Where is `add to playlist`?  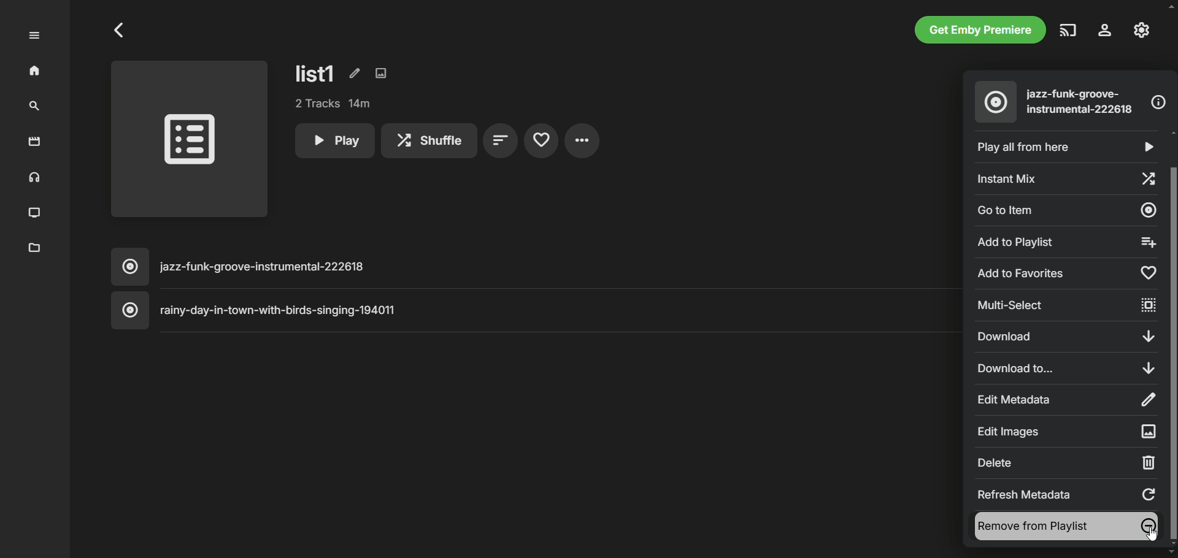
add to playlist is located at coordinates (1063, 242).